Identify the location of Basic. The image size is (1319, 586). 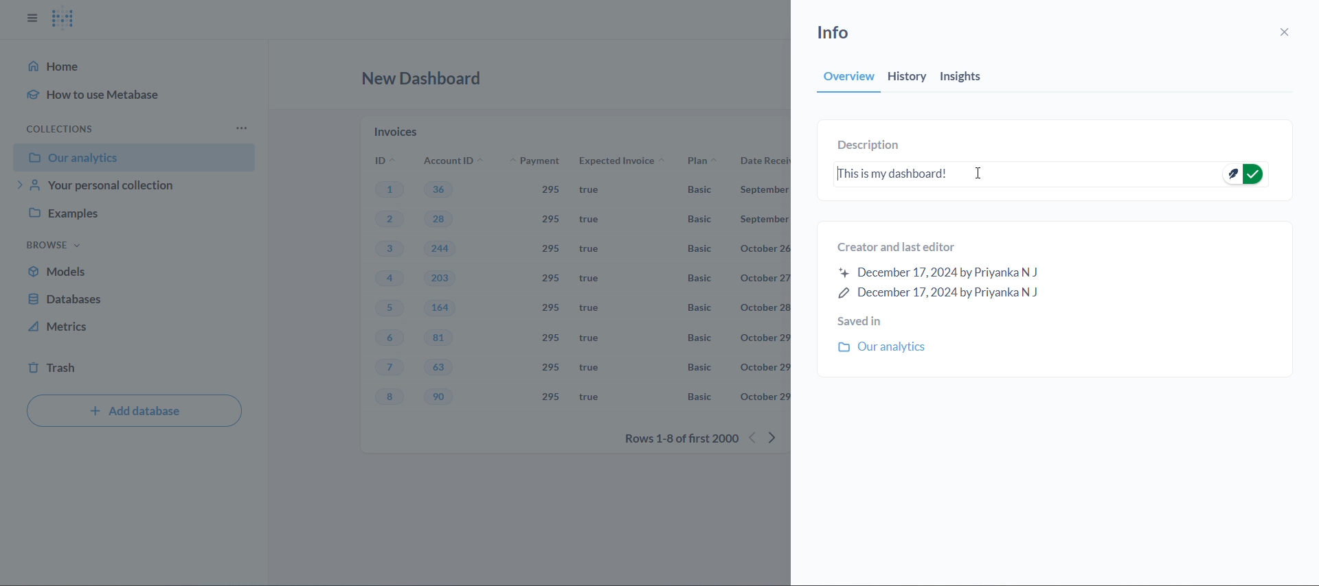
(700, 368).